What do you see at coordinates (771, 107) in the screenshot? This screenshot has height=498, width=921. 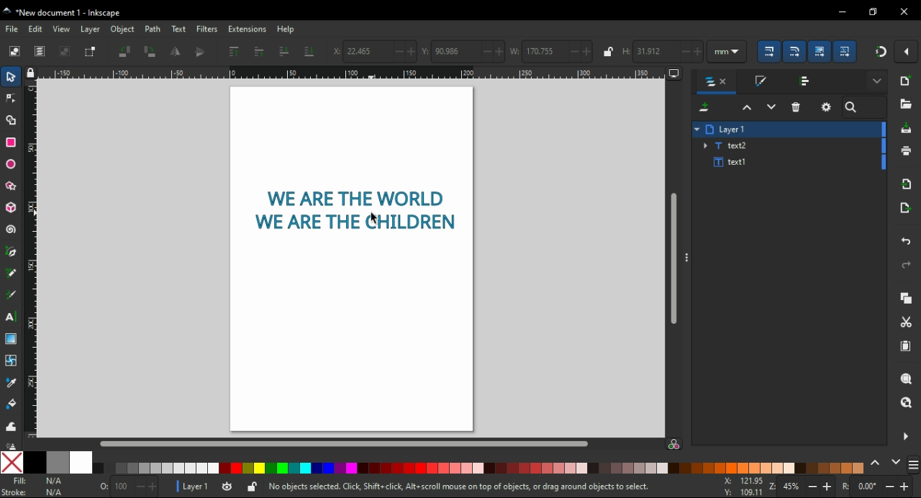 I see `lower selection one step` at bounding box center [771, 107].